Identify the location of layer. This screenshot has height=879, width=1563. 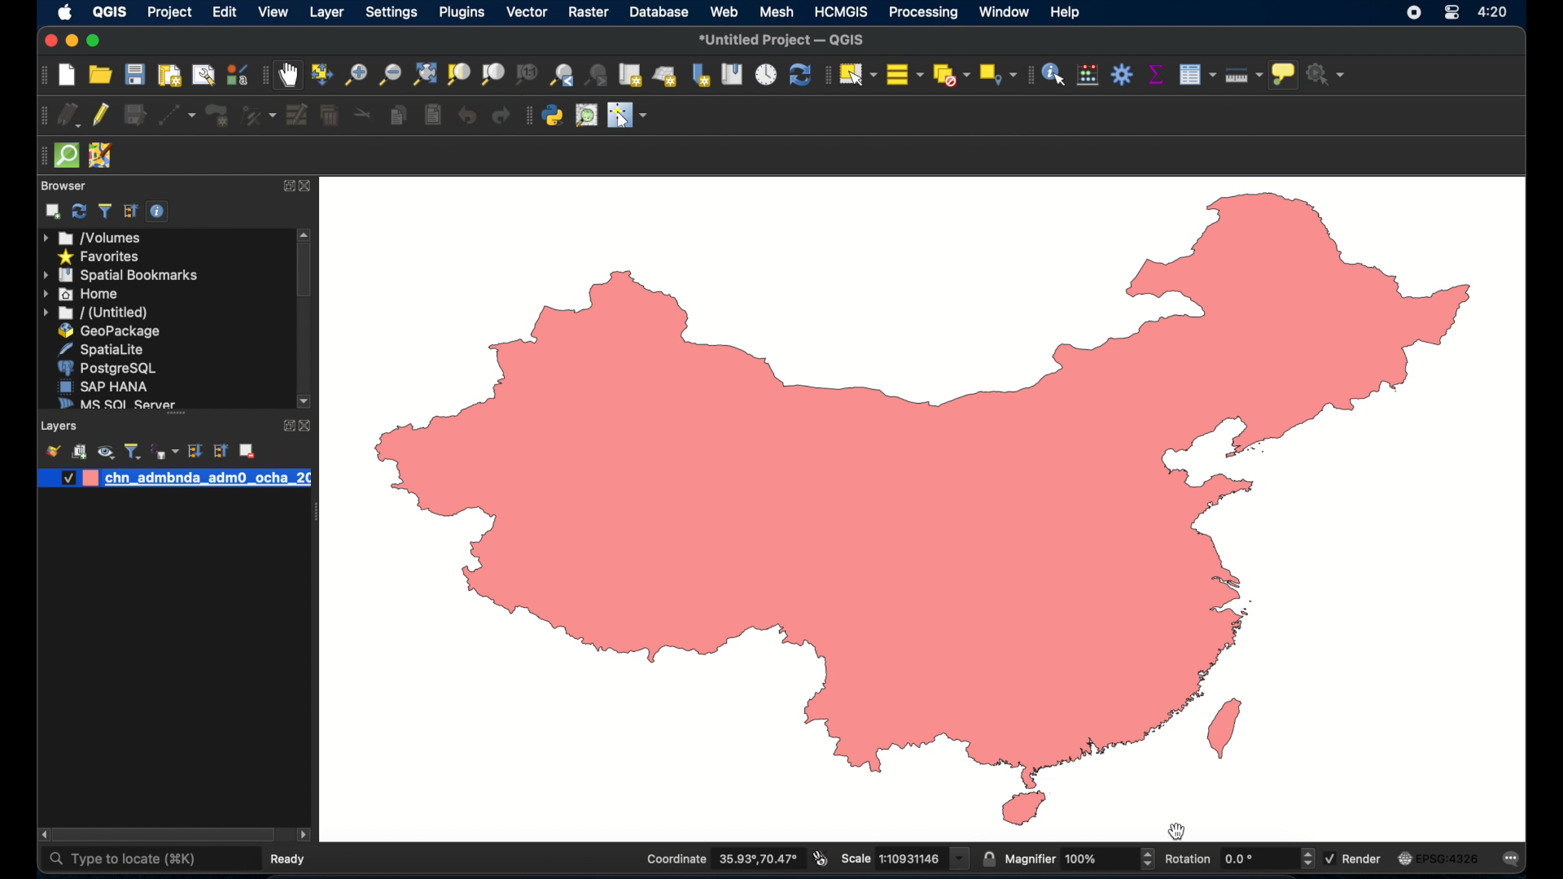
(328, 14).